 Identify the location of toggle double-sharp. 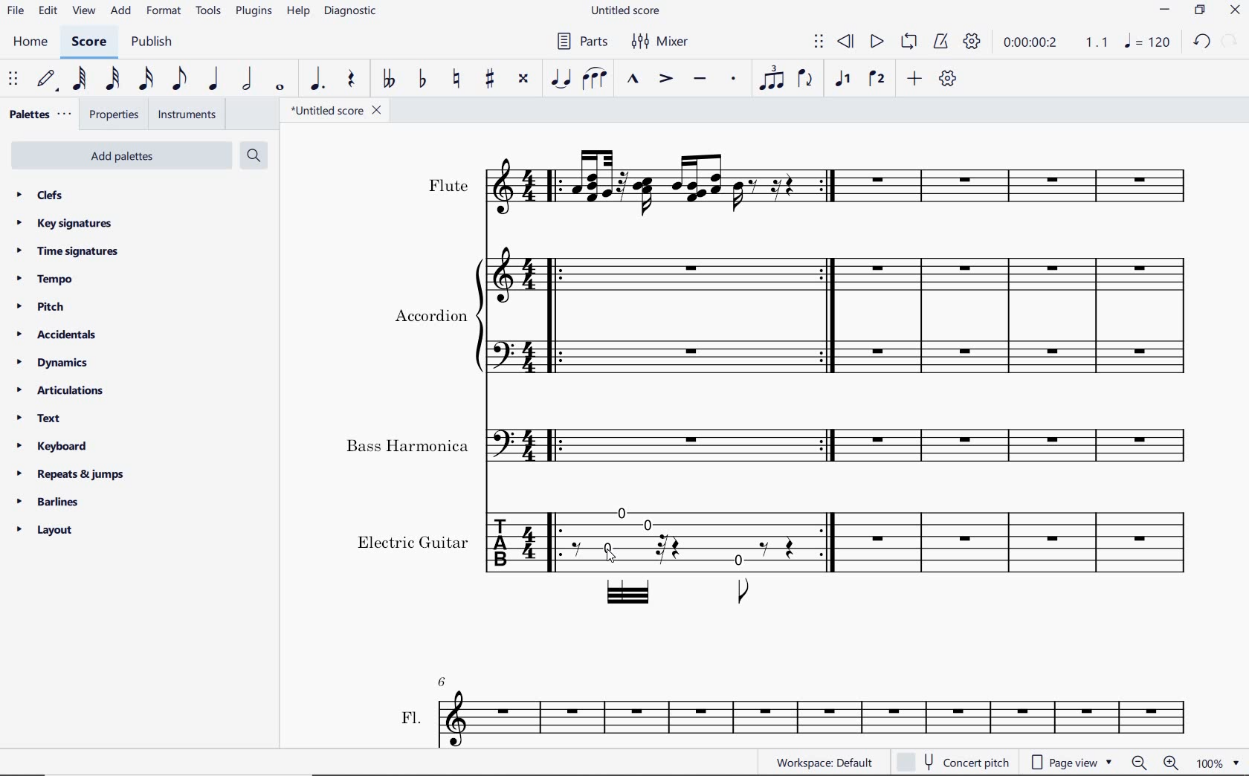
(525, 79).